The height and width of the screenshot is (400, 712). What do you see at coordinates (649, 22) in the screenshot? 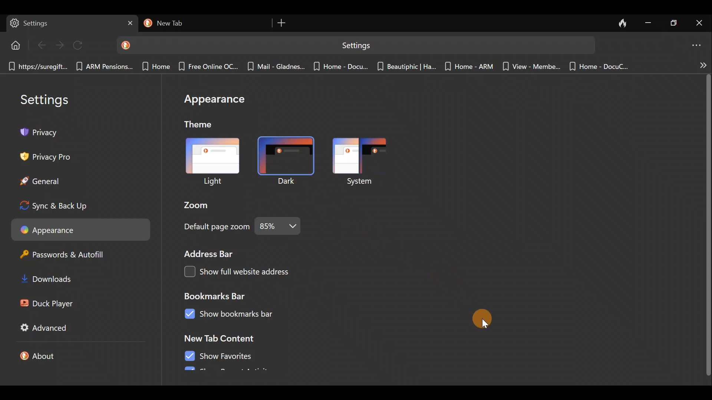
I see `minimize` at bounding box center [649, 22].